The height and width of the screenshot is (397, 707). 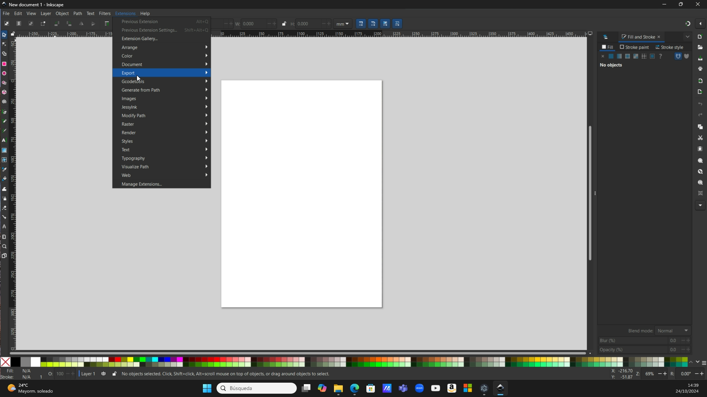 What do you see at coordinates (163, 99) in the screenshot?
I see `Images` at bounding box center [163, 99].